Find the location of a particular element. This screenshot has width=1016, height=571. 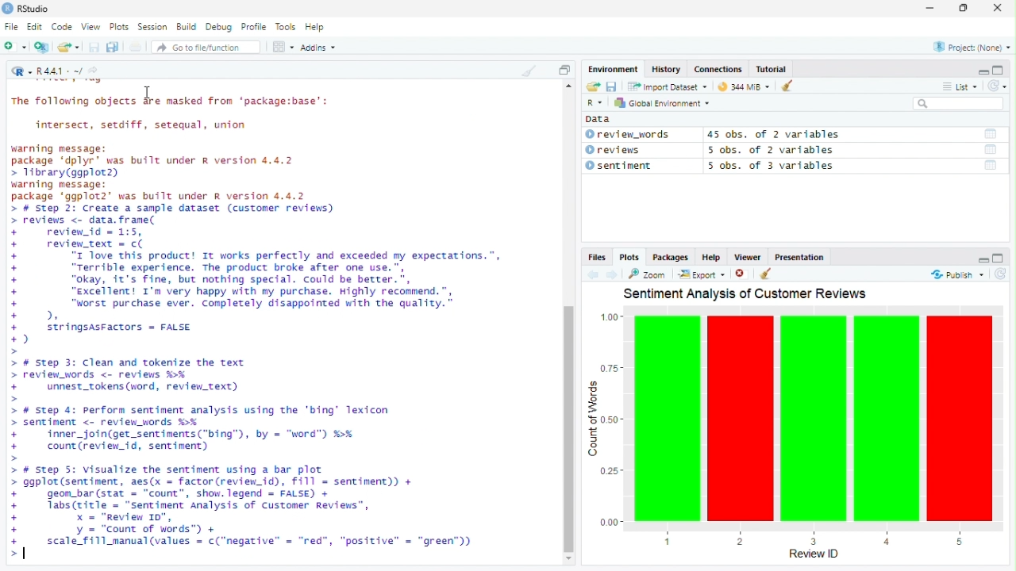

Create new project is located at coordinates (42, 47).